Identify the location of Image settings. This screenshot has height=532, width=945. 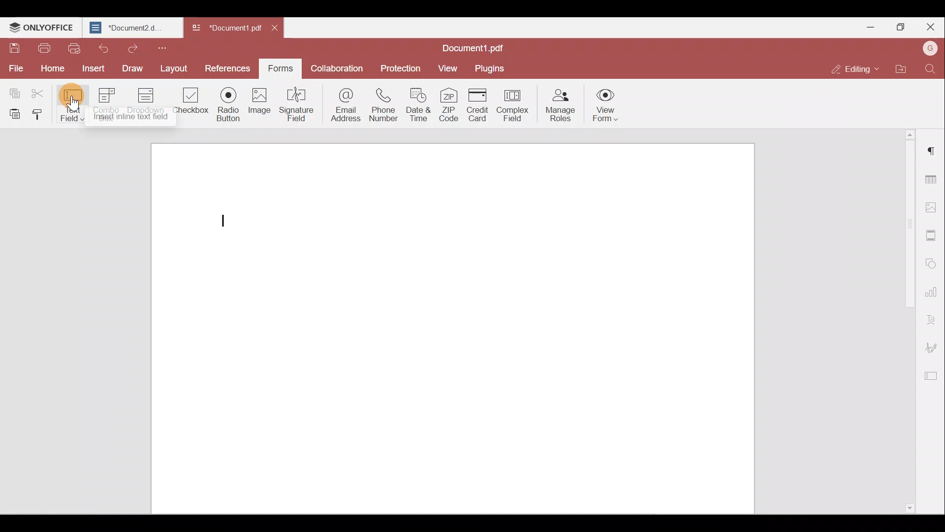
(931, 206).